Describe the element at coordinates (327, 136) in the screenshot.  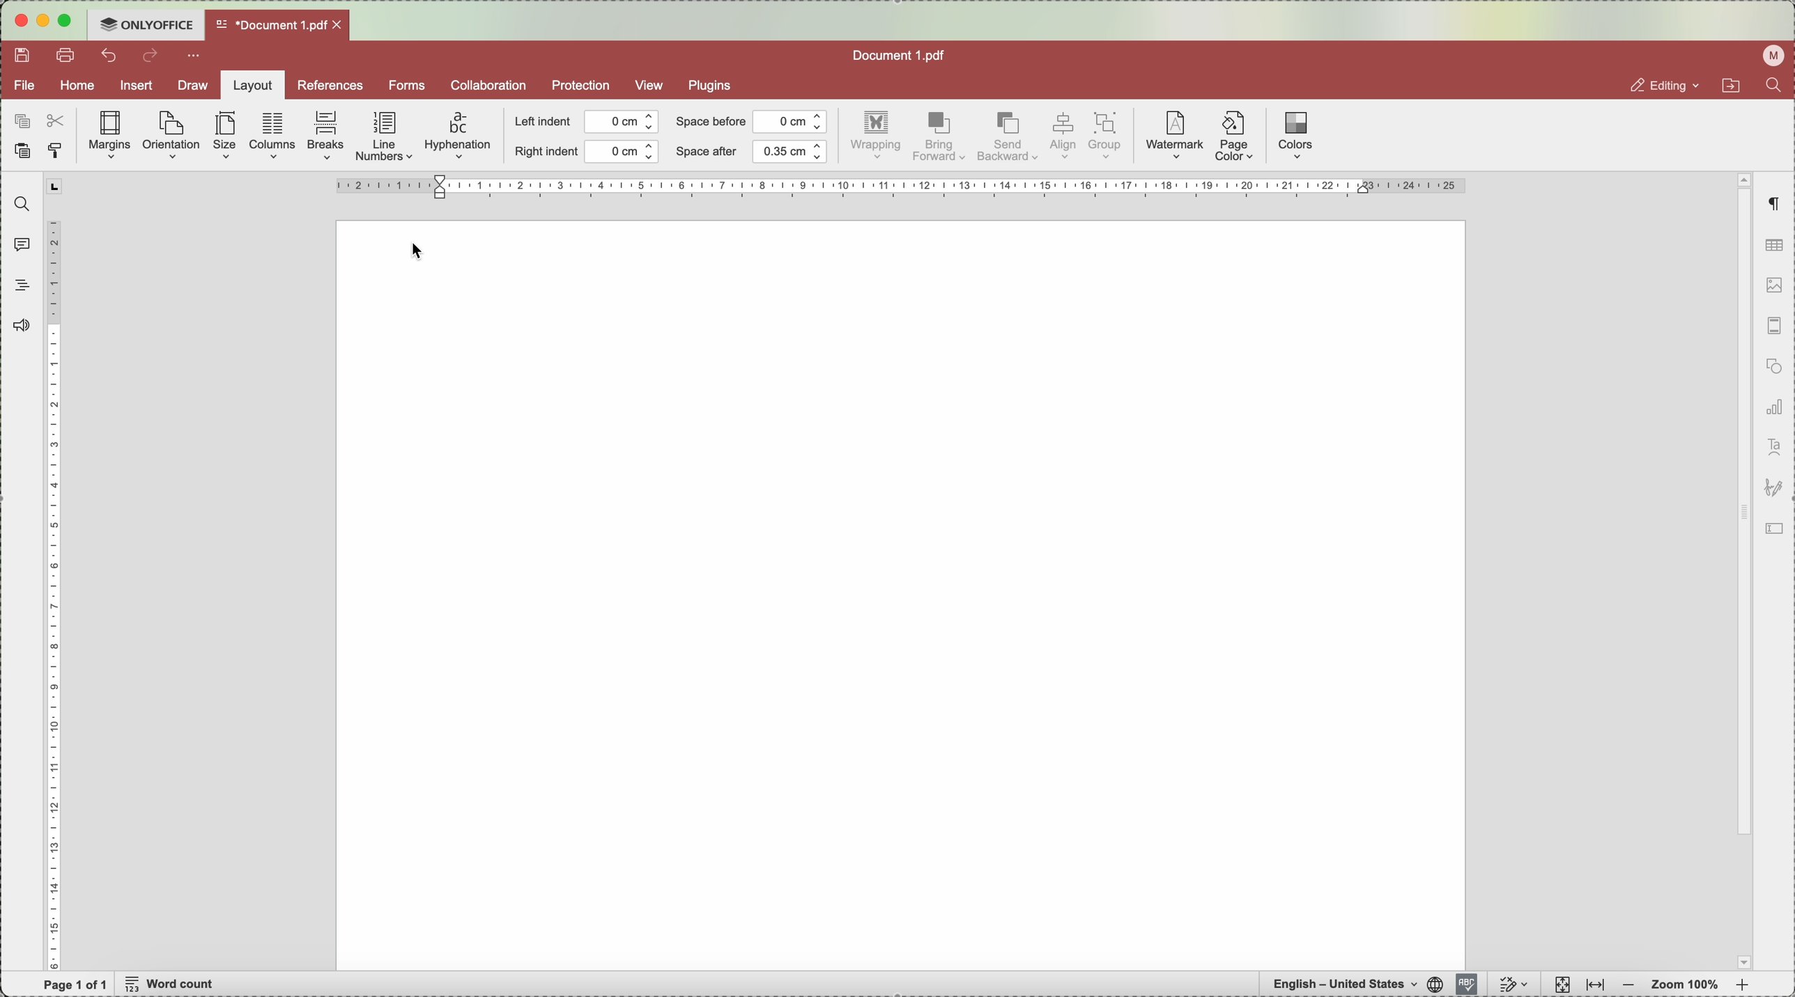
I see `breaks` at that location.